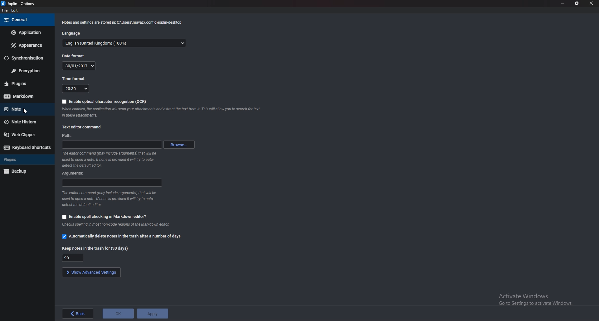  What do you see at coordinates (535, 299) in the screenshot?
I see `activate windows pop up` at bounding box center [535, 299].